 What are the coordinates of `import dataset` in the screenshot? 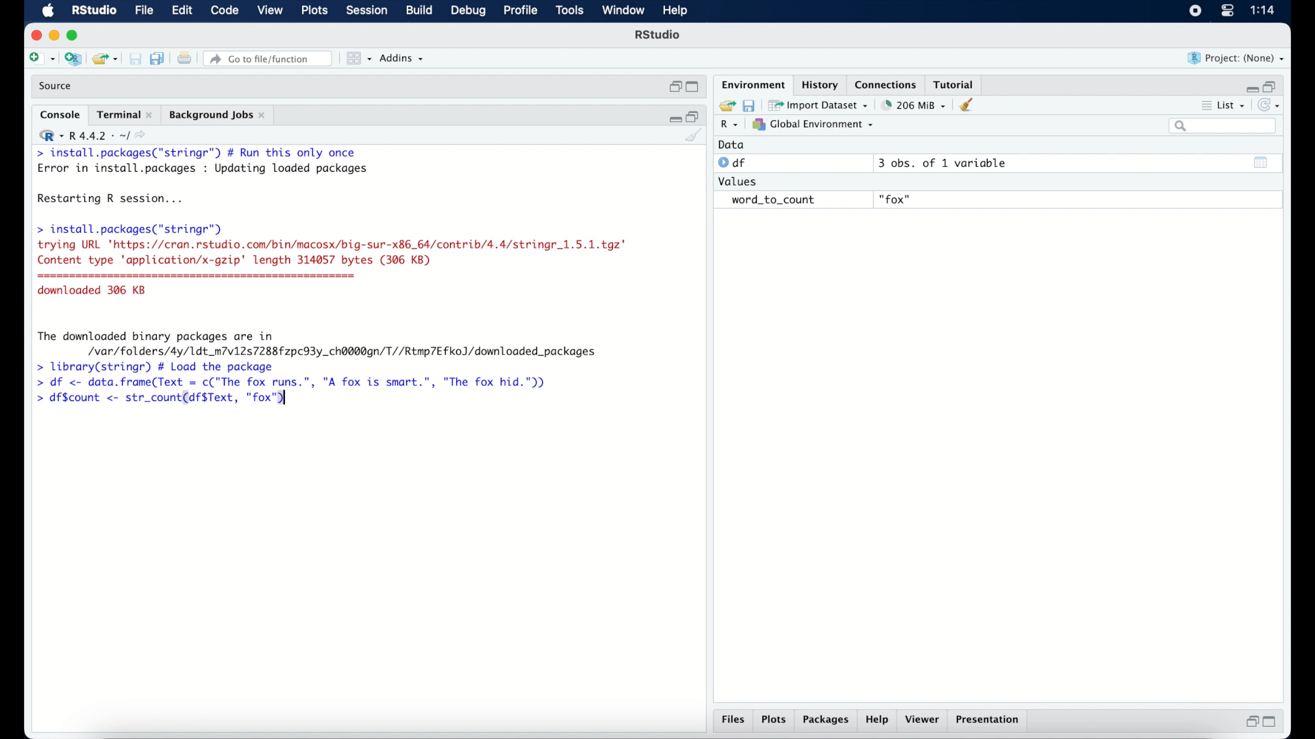 It's located at (818, 105).